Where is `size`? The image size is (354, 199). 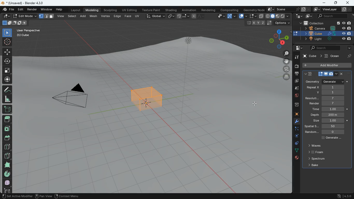 size is located at coordinates (329, 121).